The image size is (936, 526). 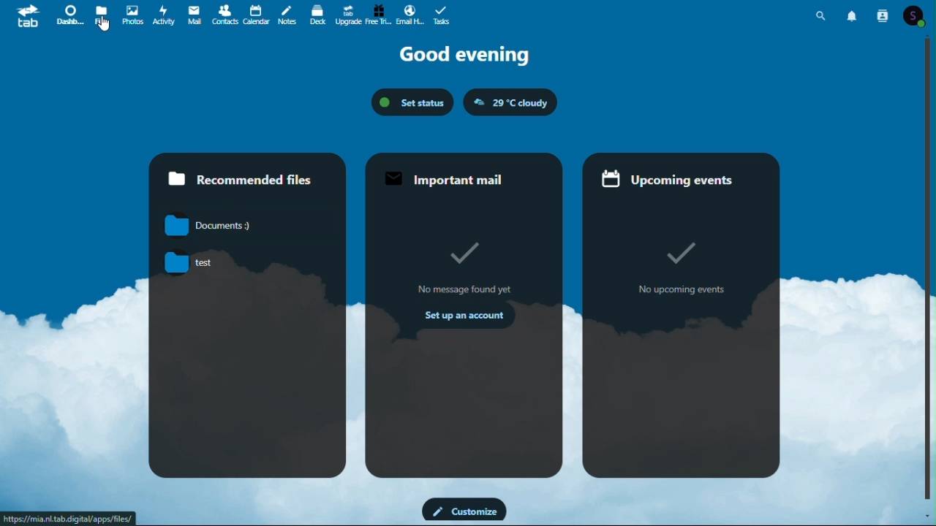 What do you see at coordinates (411, 103) in the screenshot?
I see `status` at bounding box center [411, 103].